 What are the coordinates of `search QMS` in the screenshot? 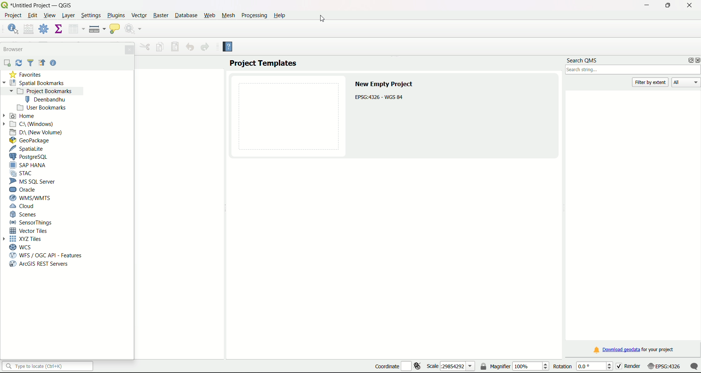 It's located at (582, 59).